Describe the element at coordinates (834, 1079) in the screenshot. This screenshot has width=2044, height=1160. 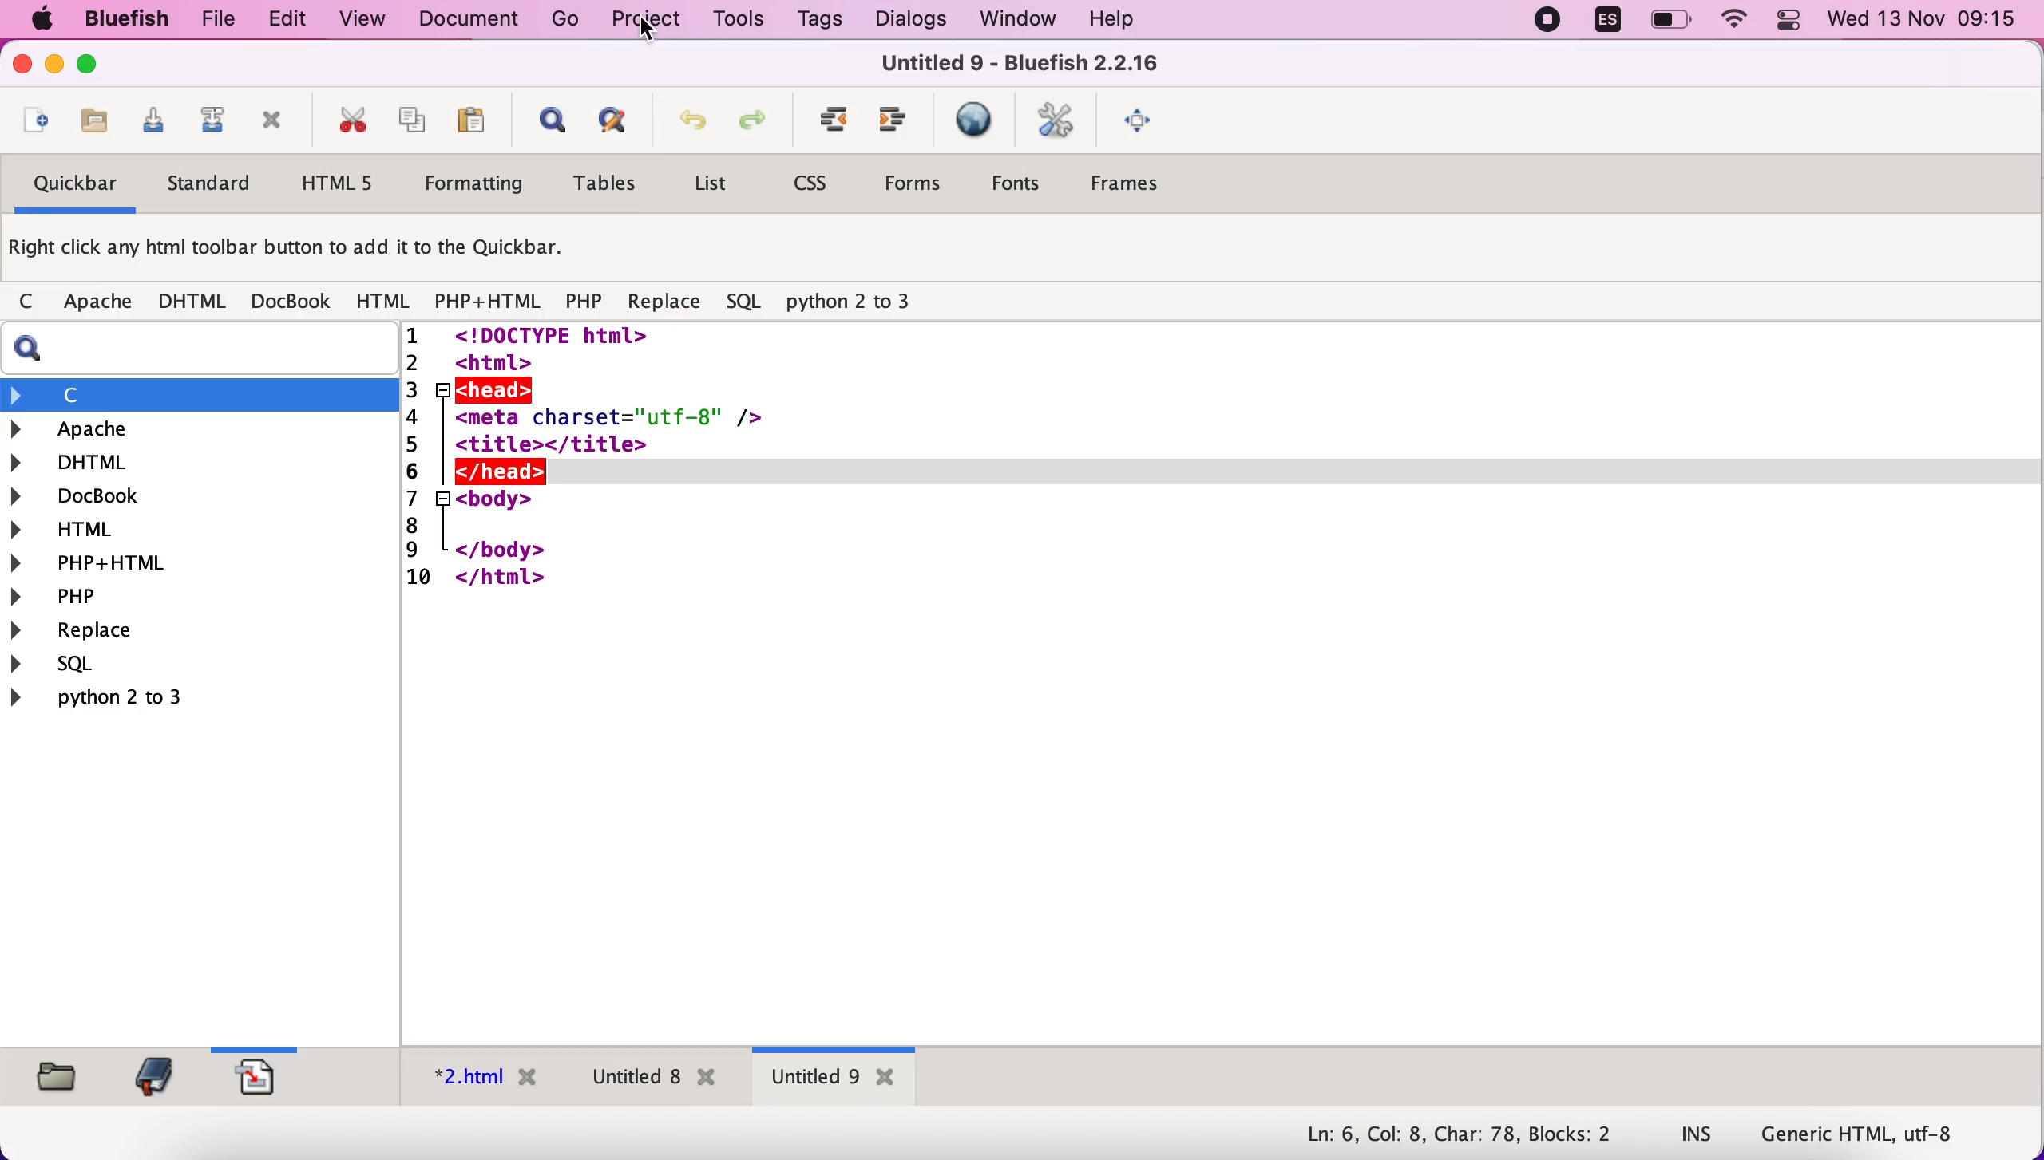
I see `tab` at that location.